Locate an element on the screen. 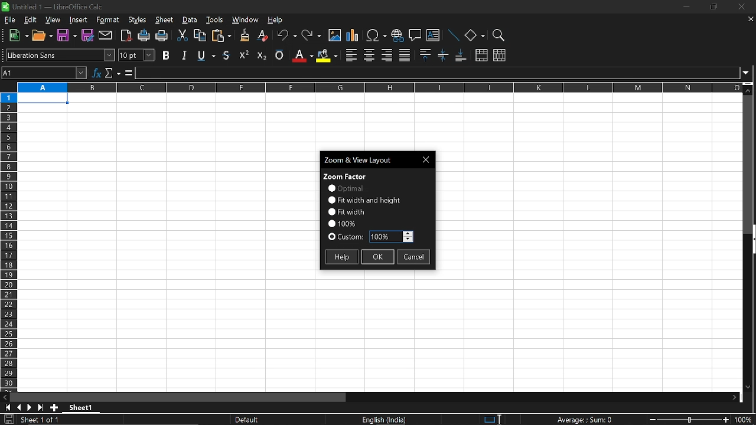  align top is located at coordinates (424, 55).